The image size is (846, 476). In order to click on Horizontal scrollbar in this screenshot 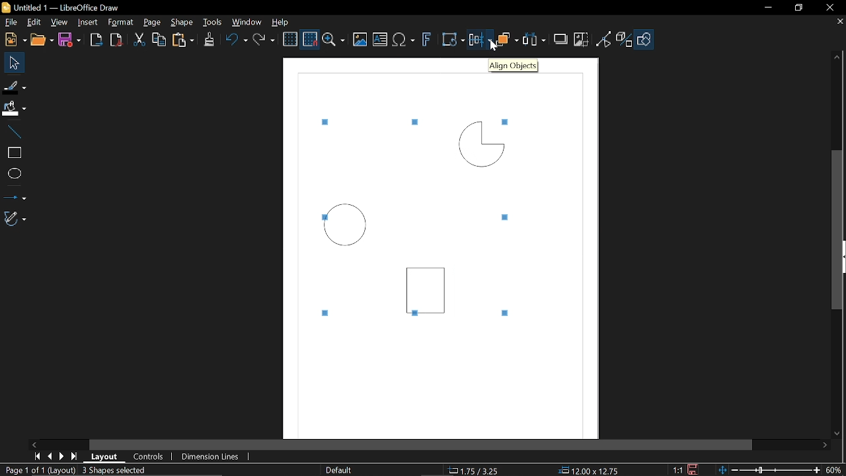, I will do `click(422, 443)`.